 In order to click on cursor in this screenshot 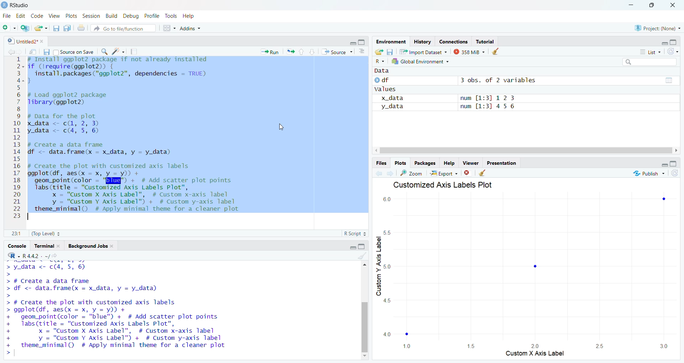, I will do `click(282, 127)`.